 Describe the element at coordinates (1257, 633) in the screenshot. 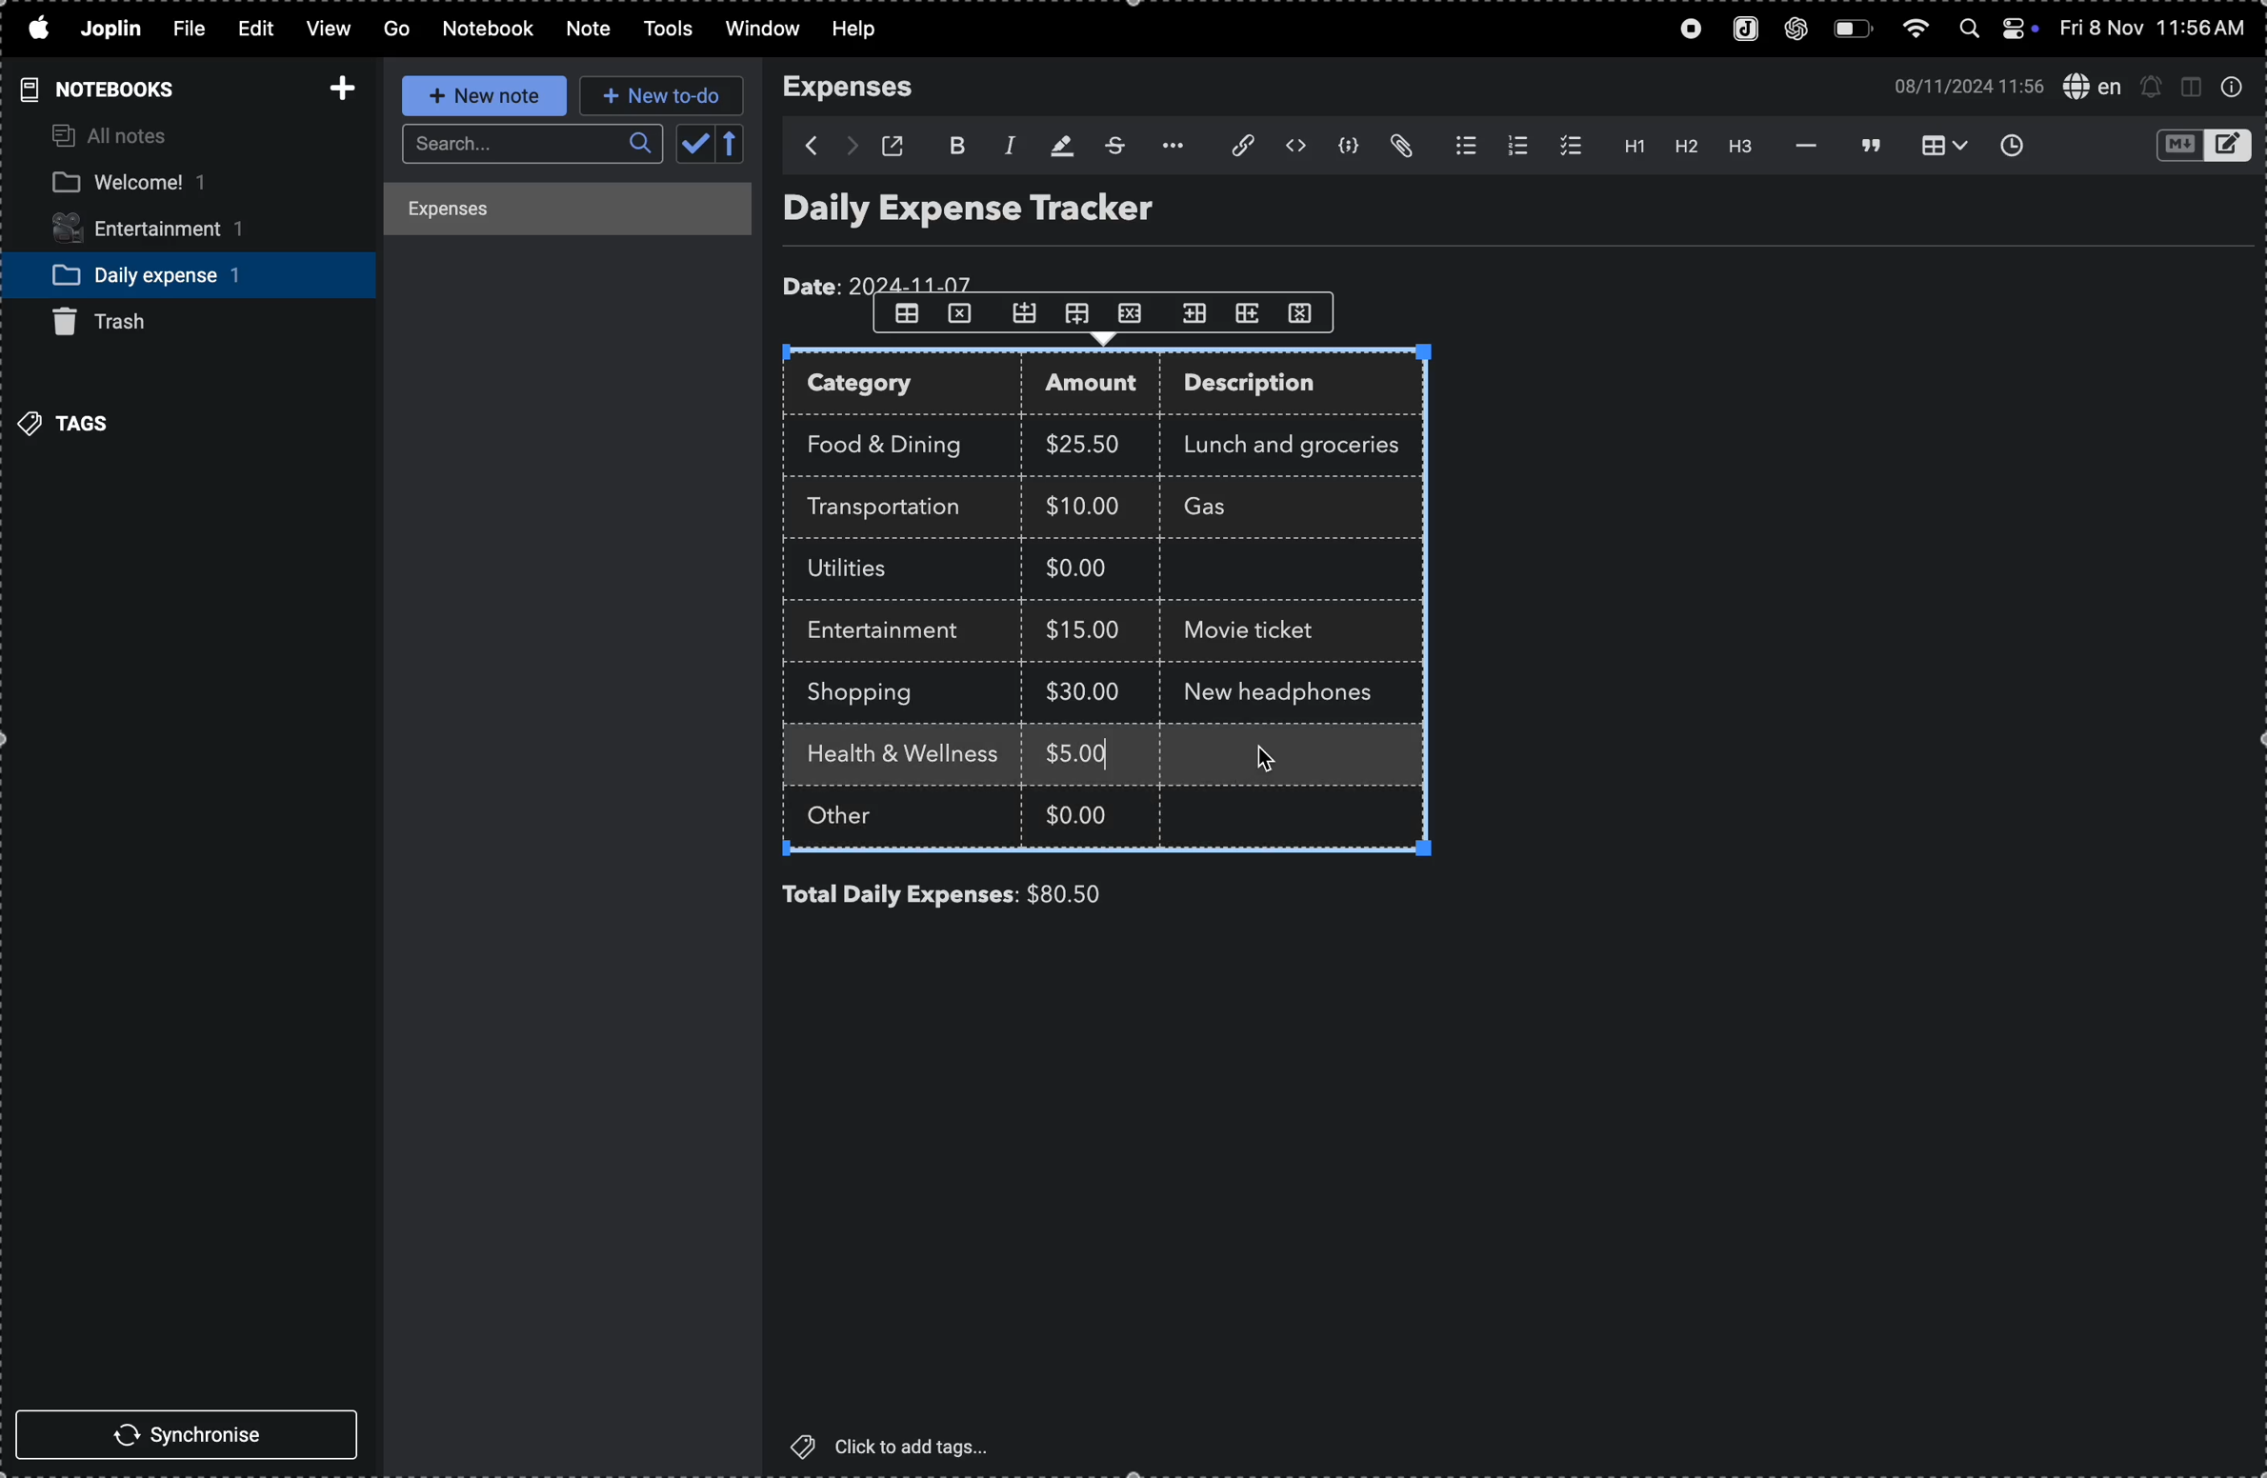

I see `movie ticket` at that location.